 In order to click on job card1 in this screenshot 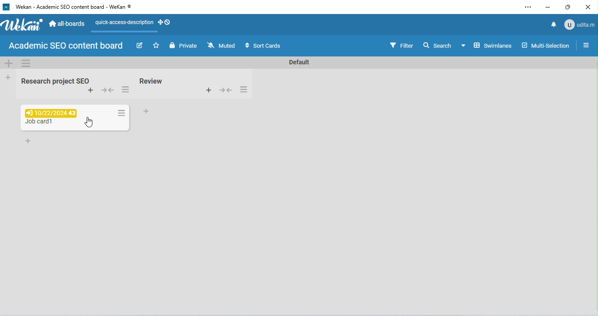, I will do `click(38, 123)`.